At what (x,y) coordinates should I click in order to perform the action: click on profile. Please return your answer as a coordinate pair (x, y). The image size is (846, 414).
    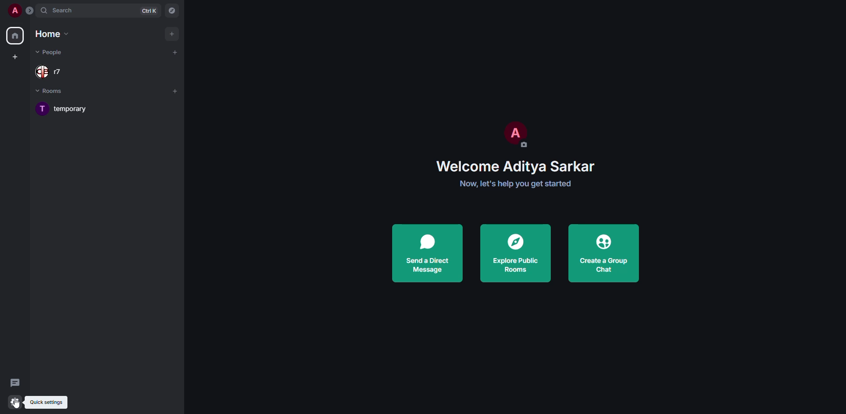
    Looking at the image, I should click on (14, 11).